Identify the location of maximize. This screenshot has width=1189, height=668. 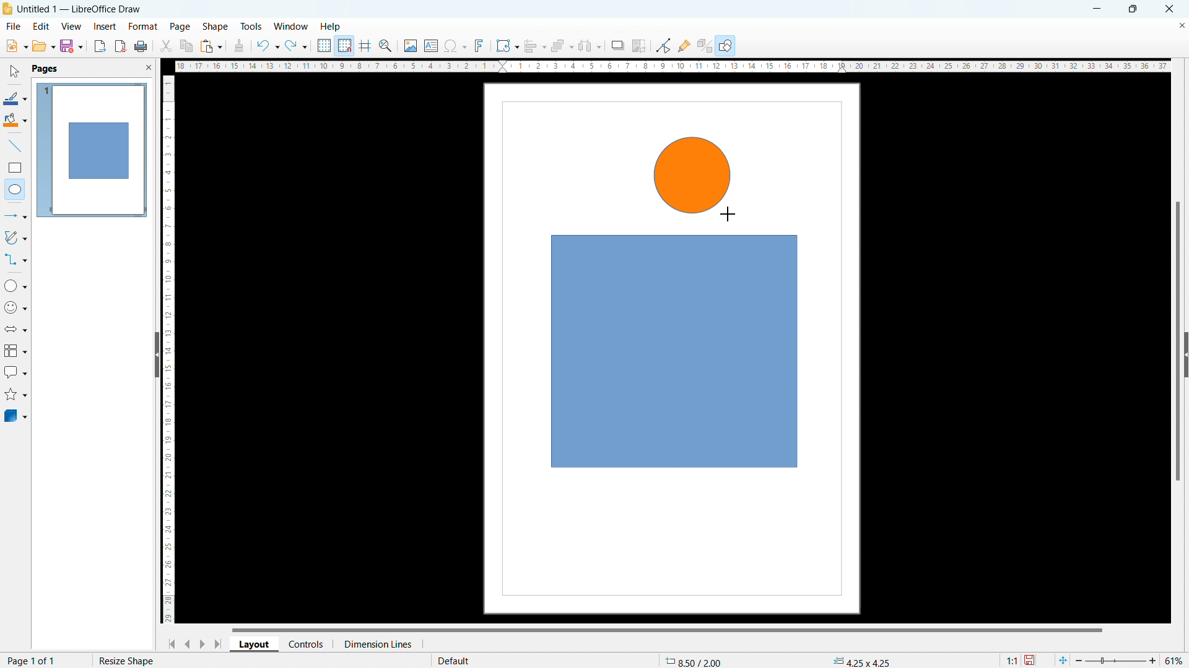
(1132, 9).